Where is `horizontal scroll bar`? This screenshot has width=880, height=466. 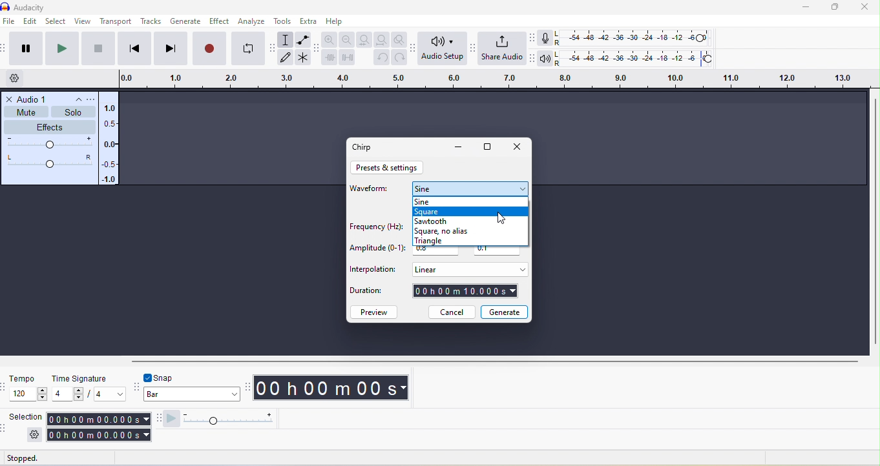
horizontal scroll bar is located at coordinates (494, 360).